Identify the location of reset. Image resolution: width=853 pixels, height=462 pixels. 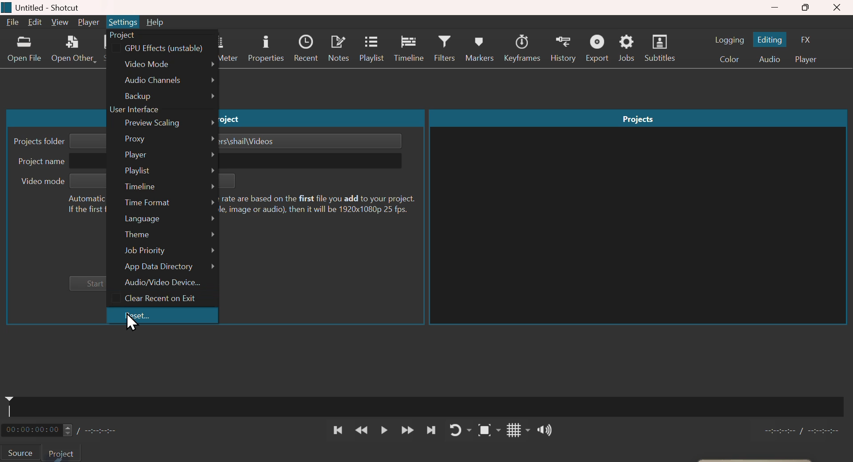
(163, 315).